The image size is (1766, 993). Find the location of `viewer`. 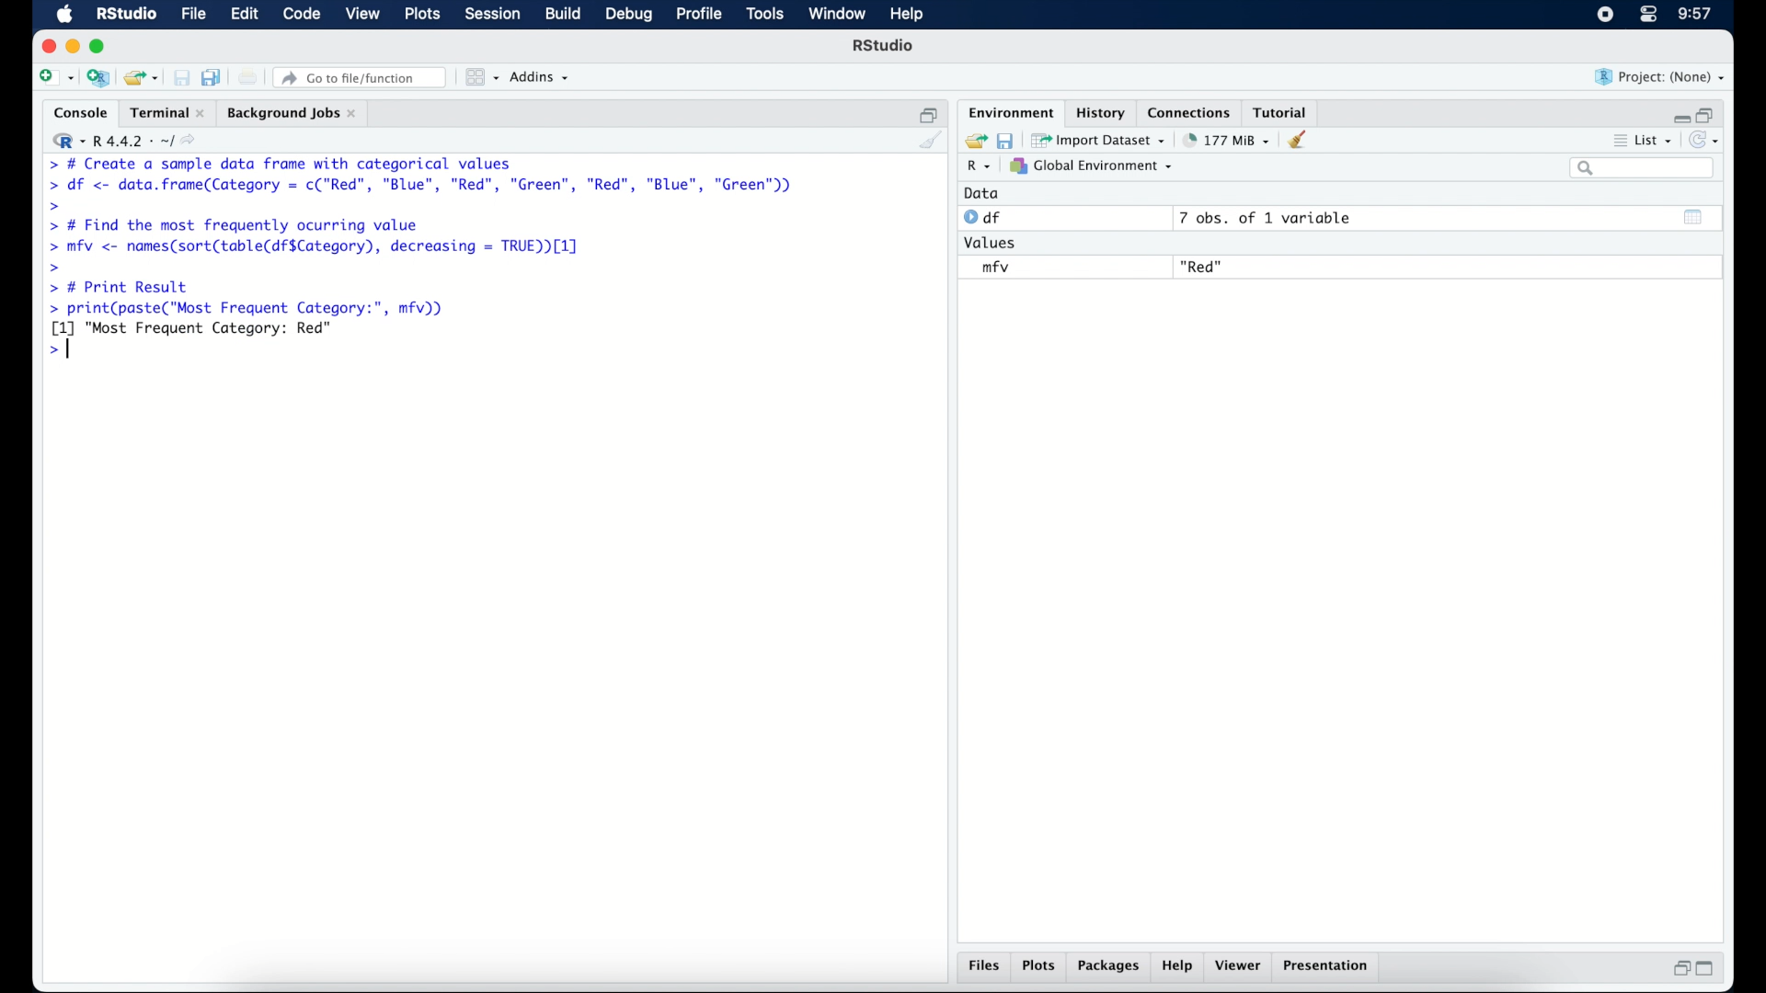

viewer is located at coordinates (1240, 967).